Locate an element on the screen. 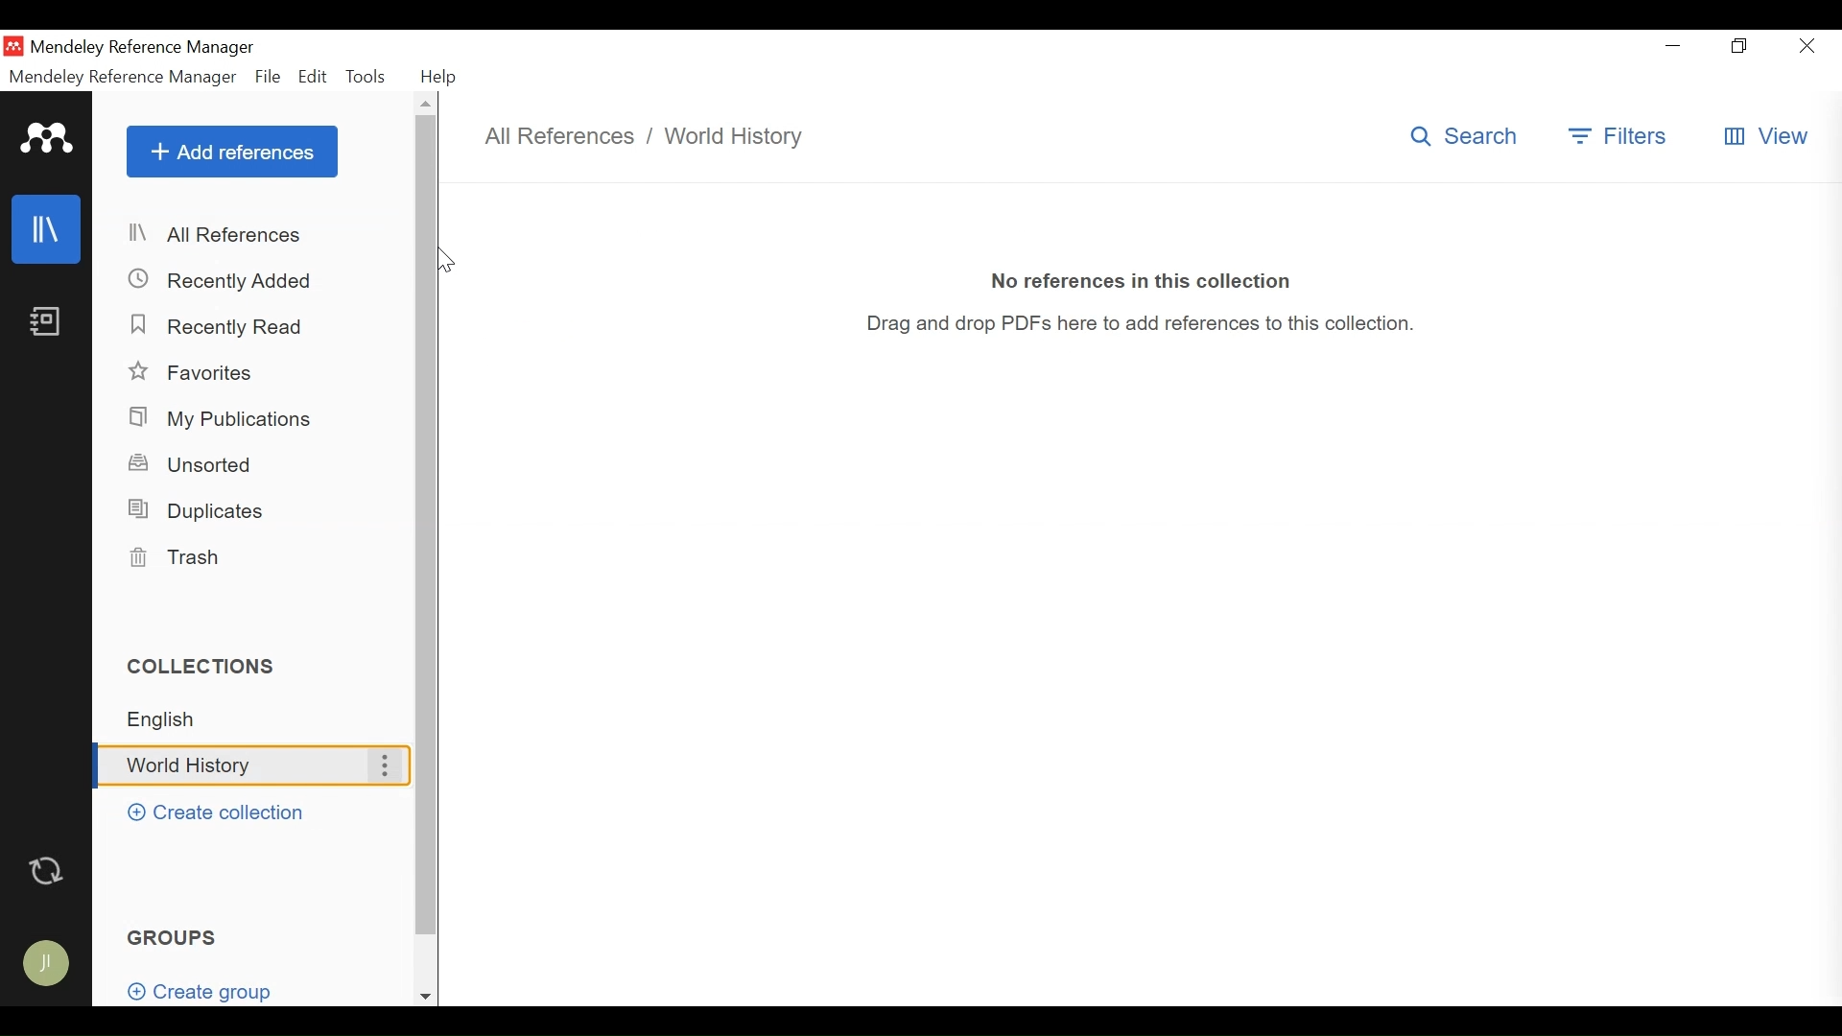  Drag and Drop PDFs here to add references to the collection is located at coordinates (1153, 326).